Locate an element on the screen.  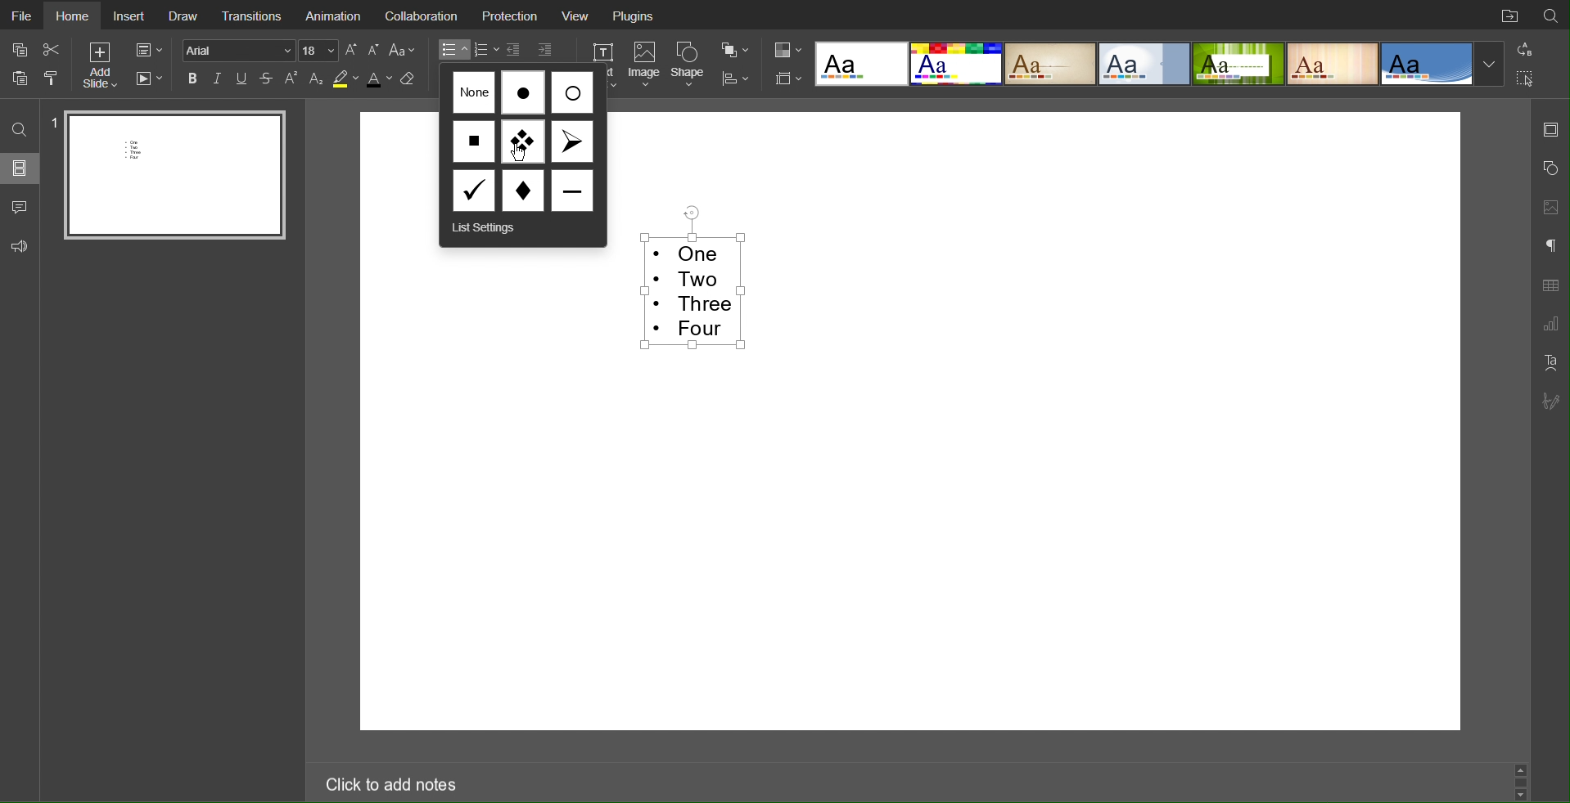
Click to add notes is located at coordinates (390, 786).